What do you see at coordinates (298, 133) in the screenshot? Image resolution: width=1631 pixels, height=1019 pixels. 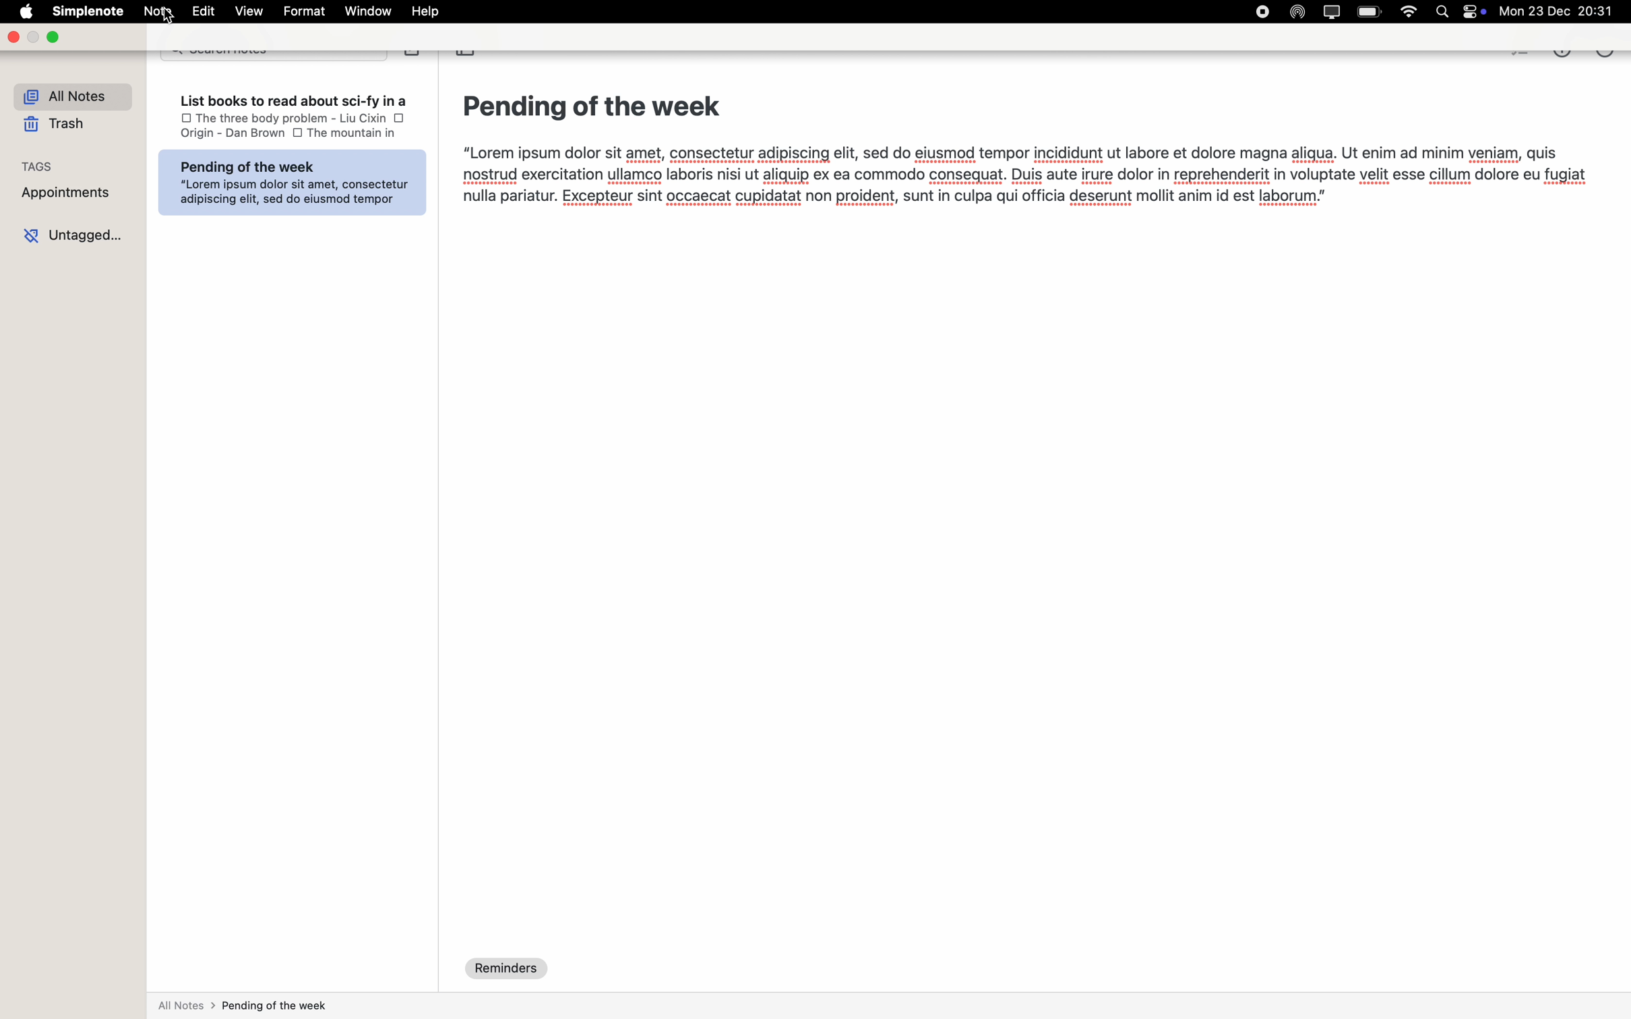 I see `checkbox` at bounding box center [298, 133].